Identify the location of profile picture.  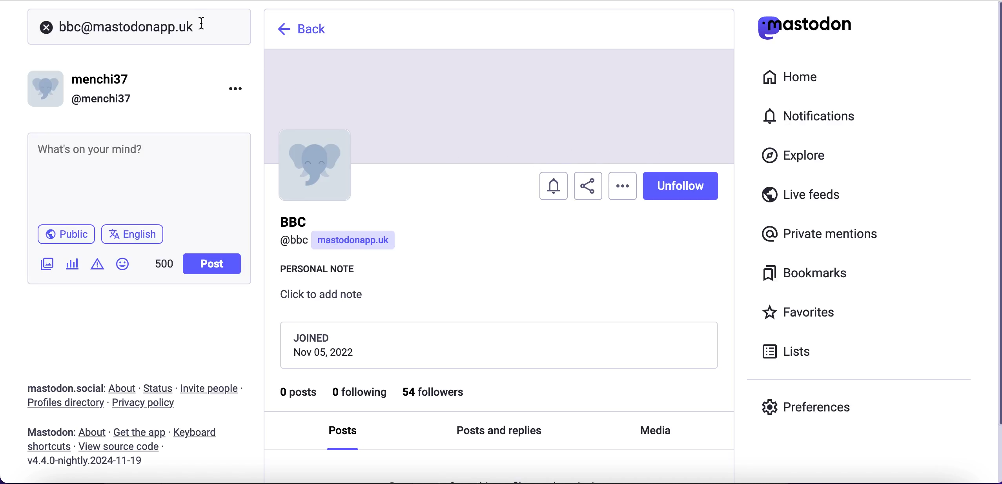
(324, 165).